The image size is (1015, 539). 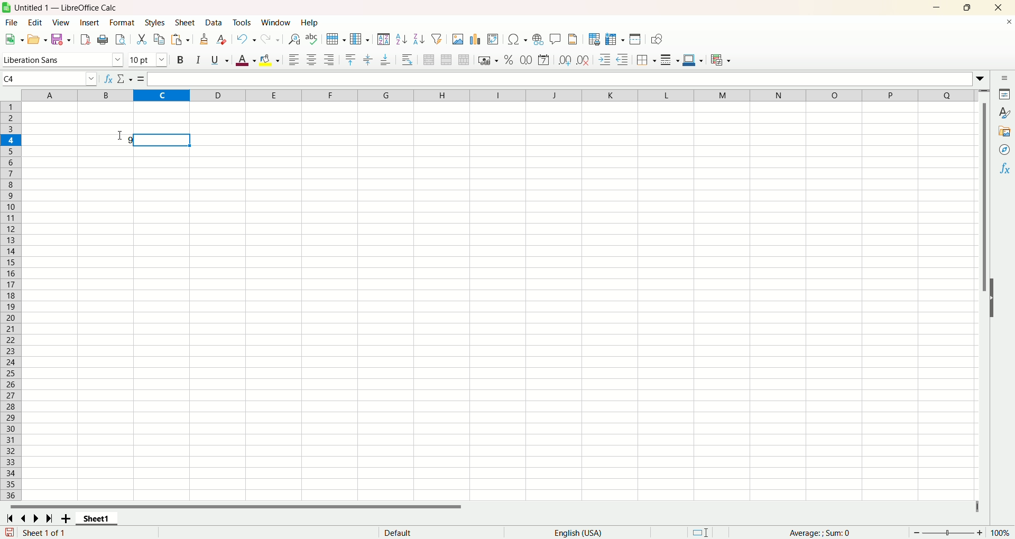 I want to click on Open, so click(x=36, y=41).